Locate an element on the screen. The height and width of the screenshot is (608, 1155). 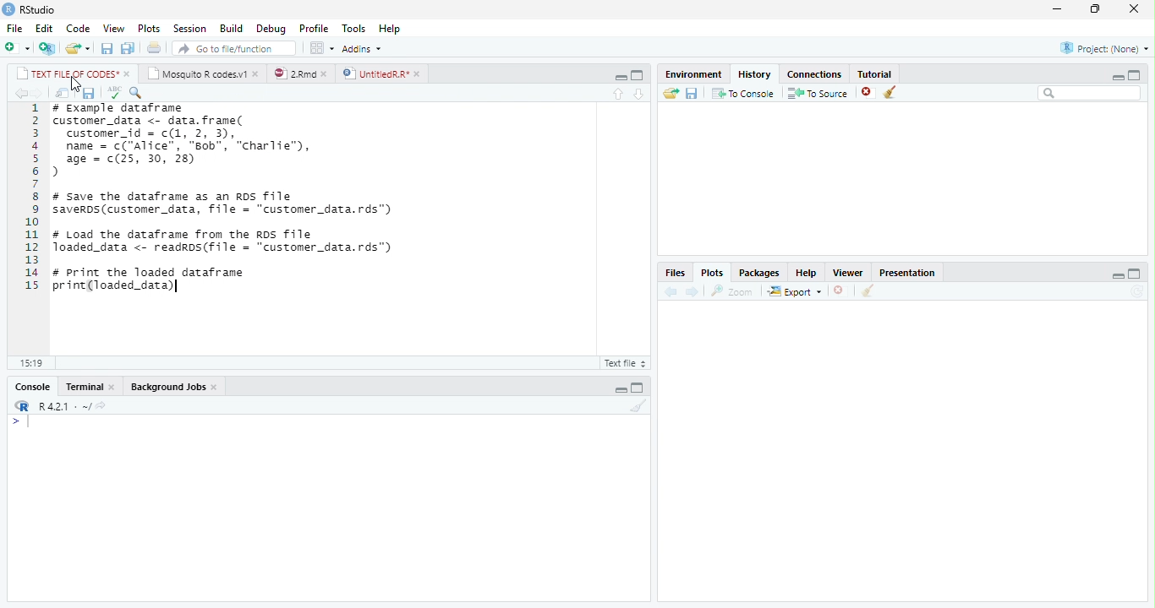
print is located at coordinates (153, 47).